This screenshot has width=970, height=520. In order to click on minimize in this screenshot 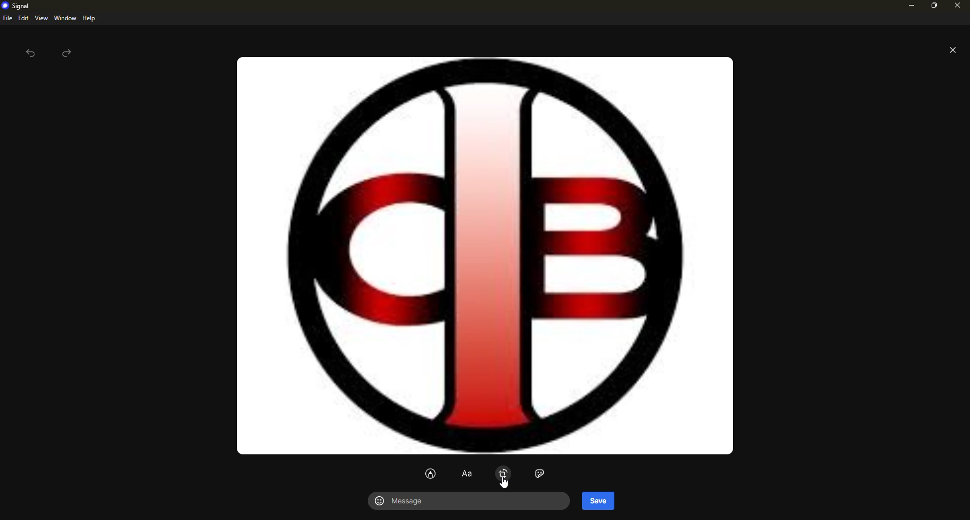, I will do `click(907, 5)`.